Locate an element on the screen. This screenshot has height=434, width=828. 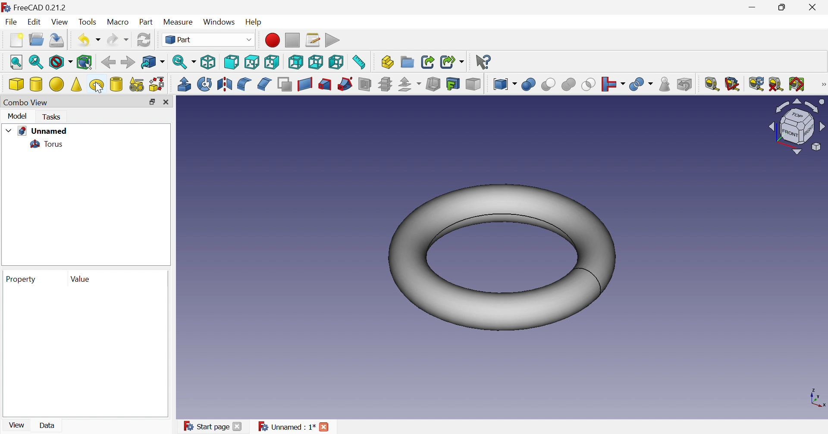
Mirroring... is located at coordinates (225, 85).